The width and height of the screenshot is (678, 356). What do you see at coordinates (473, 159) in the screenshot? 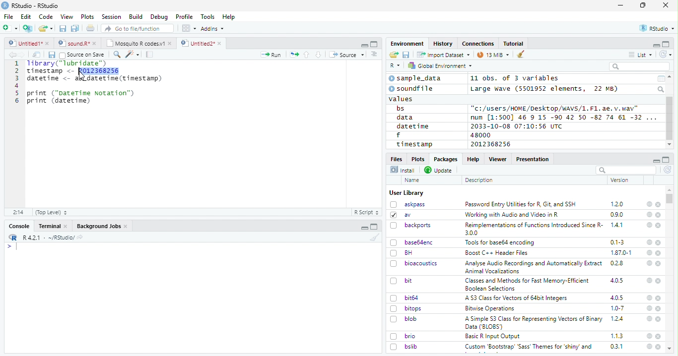
I see `Help` at bounding box center [473, 159].